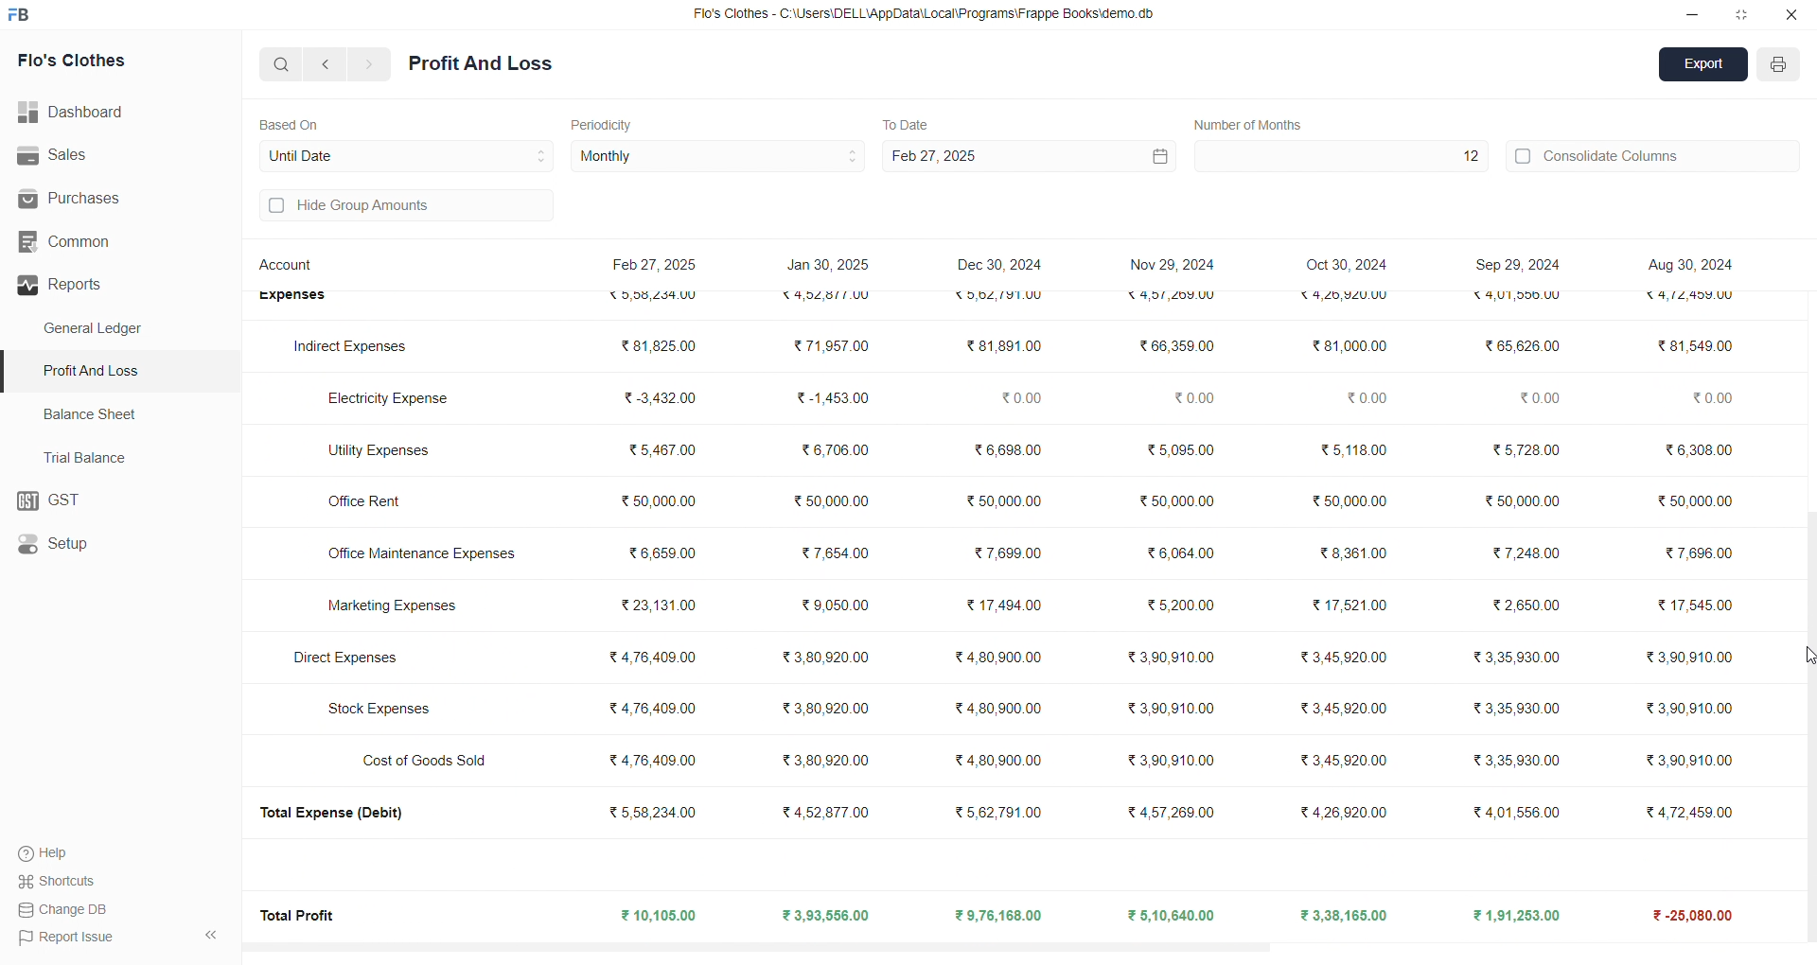 The height and width of the screenshot is (965, 1817). What do you see at coordinates (833, 814) in the screenshot?
I see `₹4,52,877.00` at bounding box center [833, 814].